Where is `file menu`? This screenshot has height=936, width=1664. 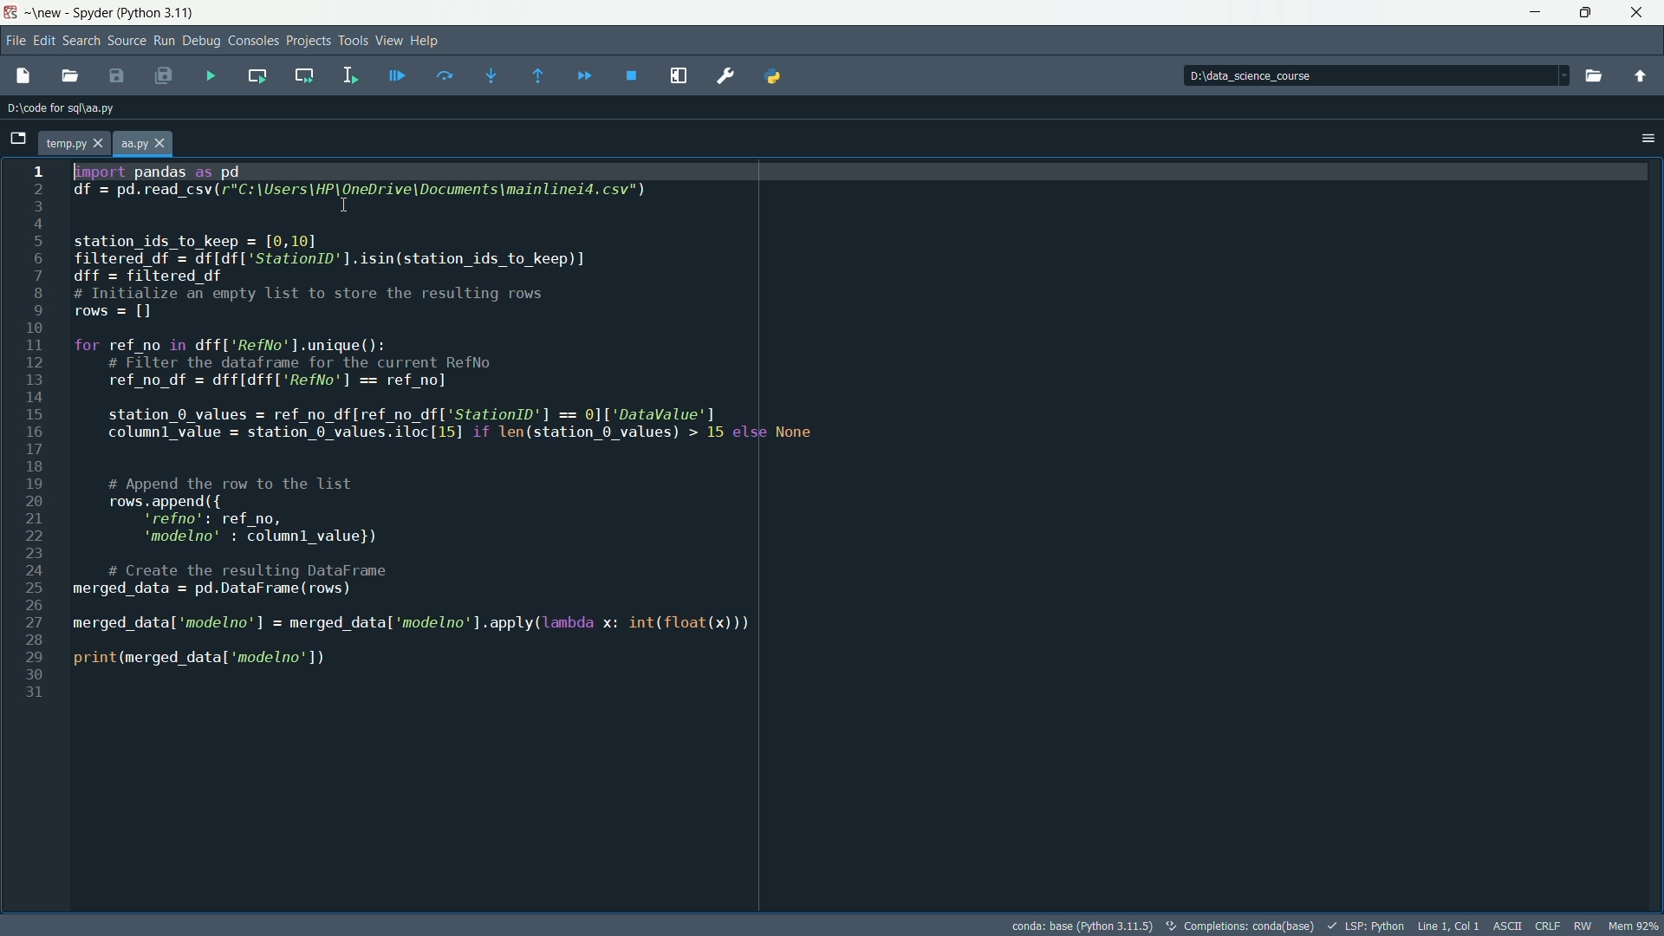
file menu is located at coordinates (16, 40).